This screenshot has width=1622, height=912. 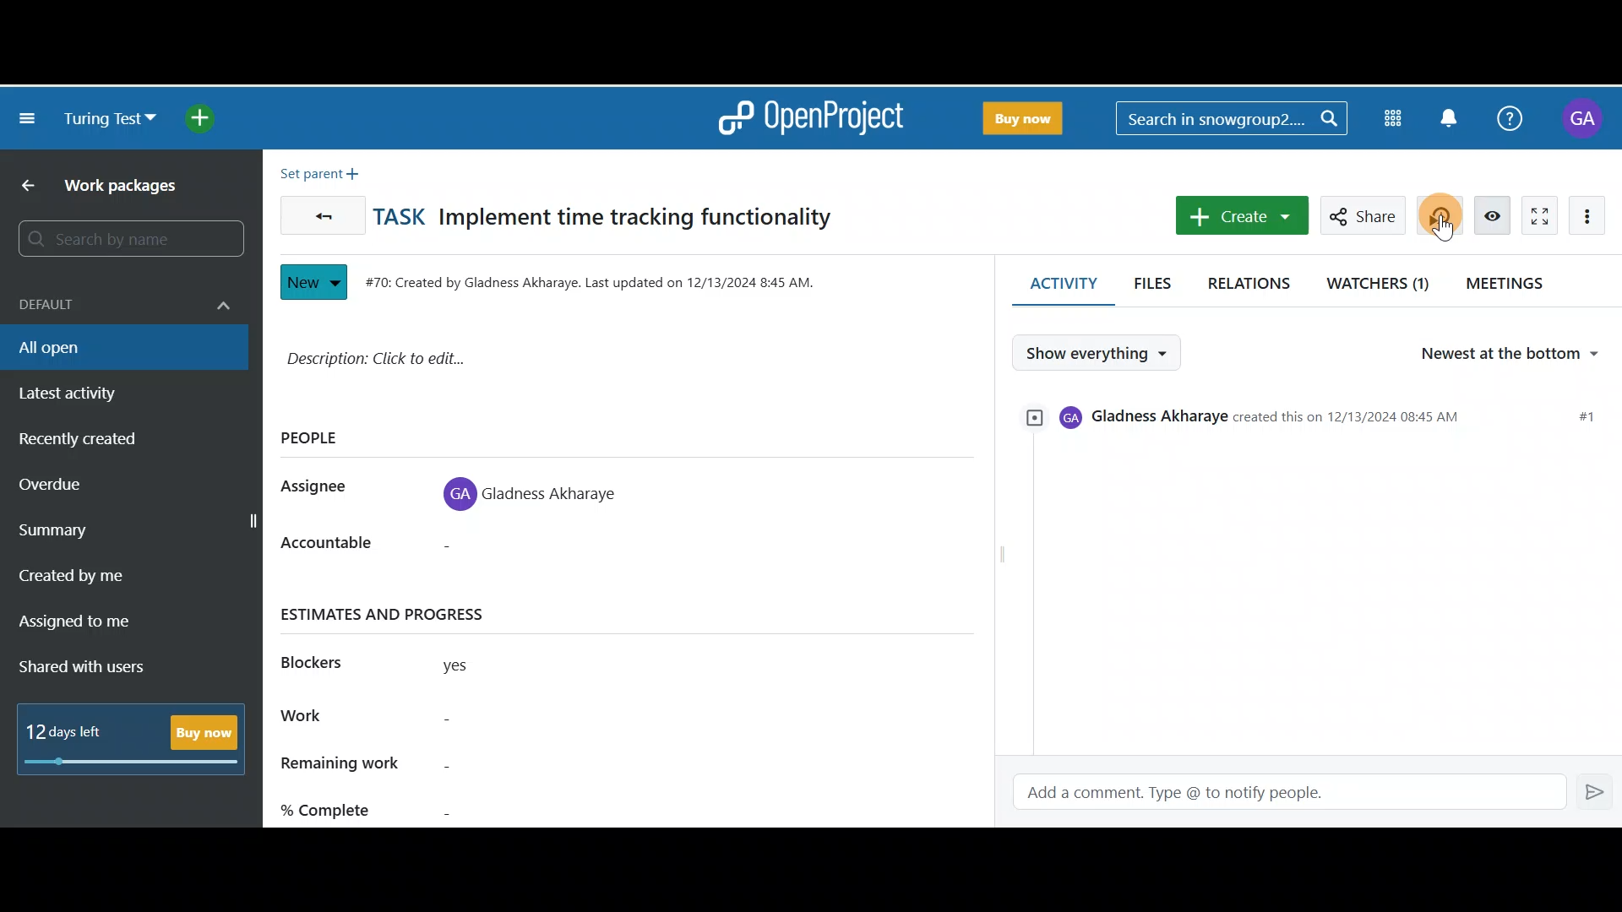 I want to click on Create, so click(x=1238, y=214).